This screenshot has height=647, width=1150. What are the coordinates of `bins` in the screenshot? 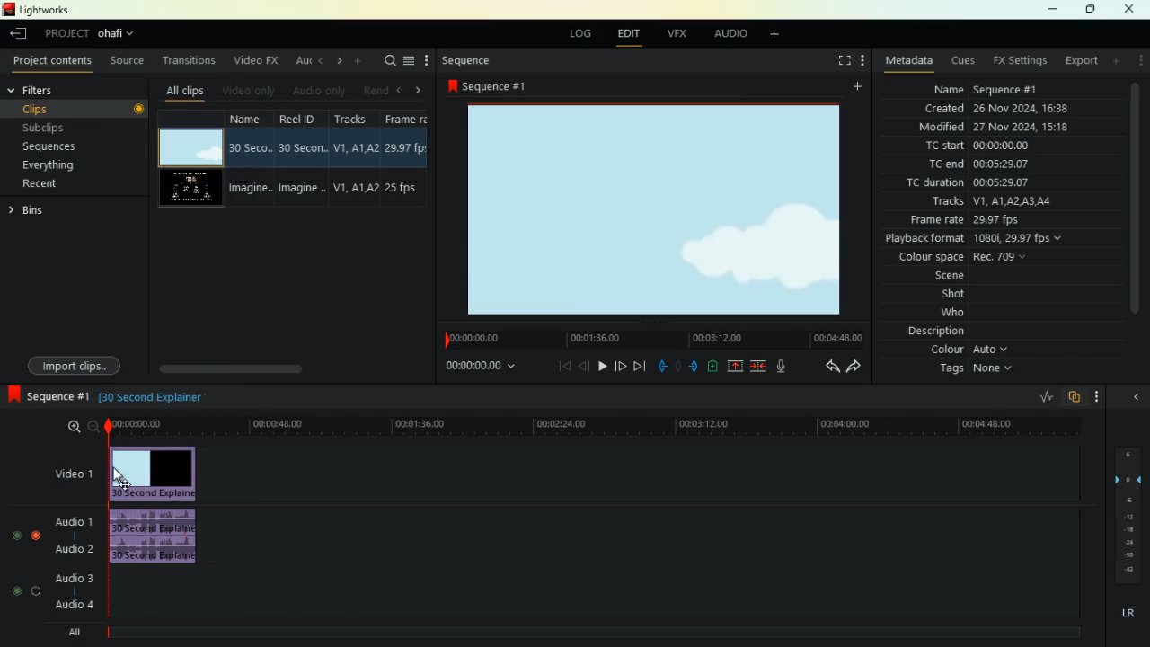 It's located at (41, 210).